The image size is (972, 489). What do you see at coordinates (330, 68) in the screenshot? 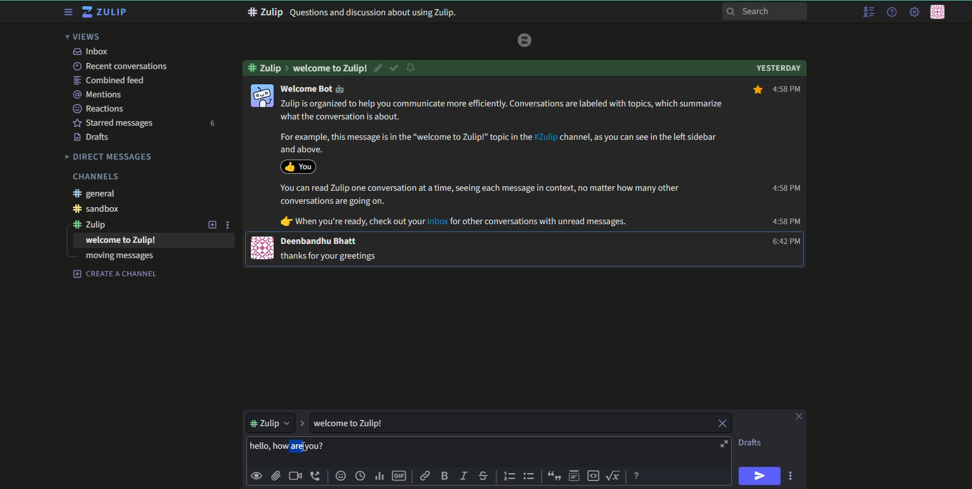
I see `welcome to zulip!` at bounding box center [330, 68].